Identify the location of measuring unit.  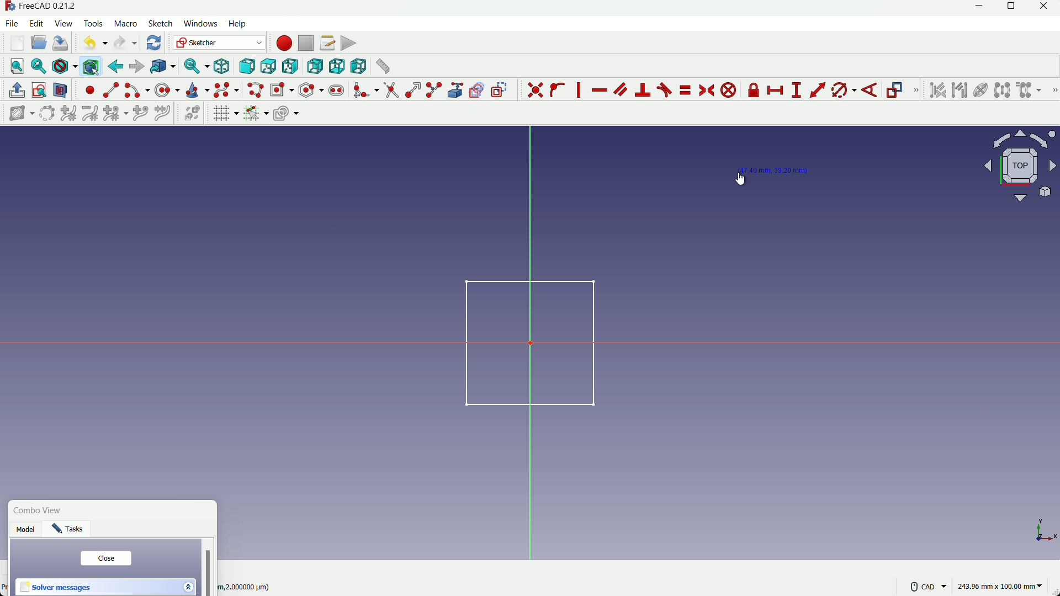
(1001, 587).